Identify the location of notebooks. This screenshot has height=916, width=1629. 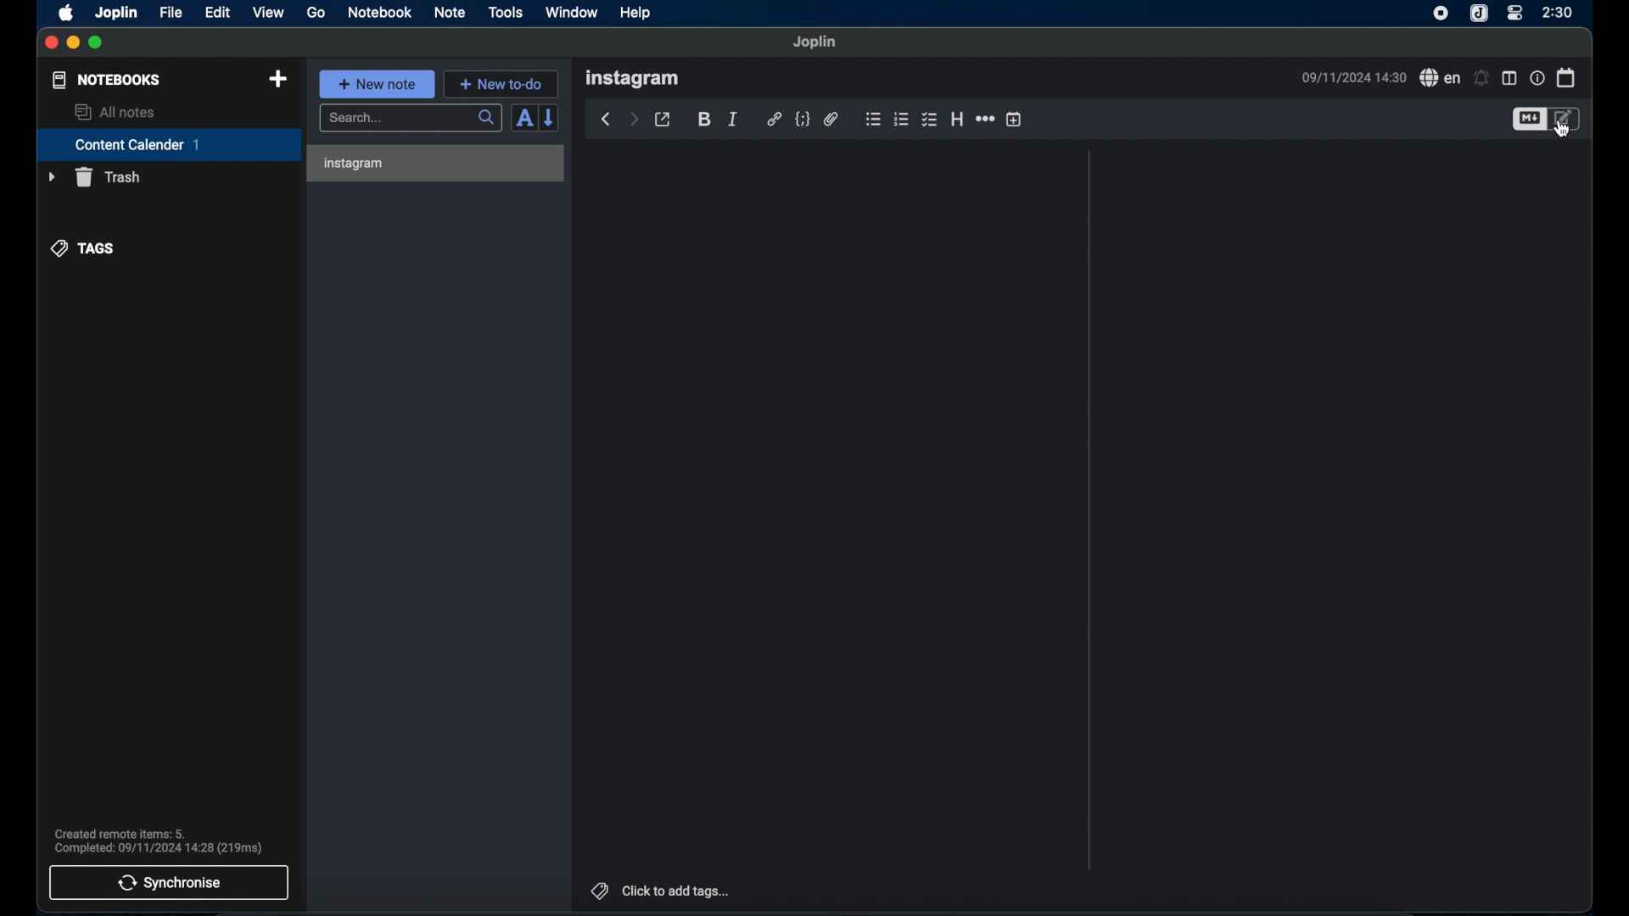
(107, 80).